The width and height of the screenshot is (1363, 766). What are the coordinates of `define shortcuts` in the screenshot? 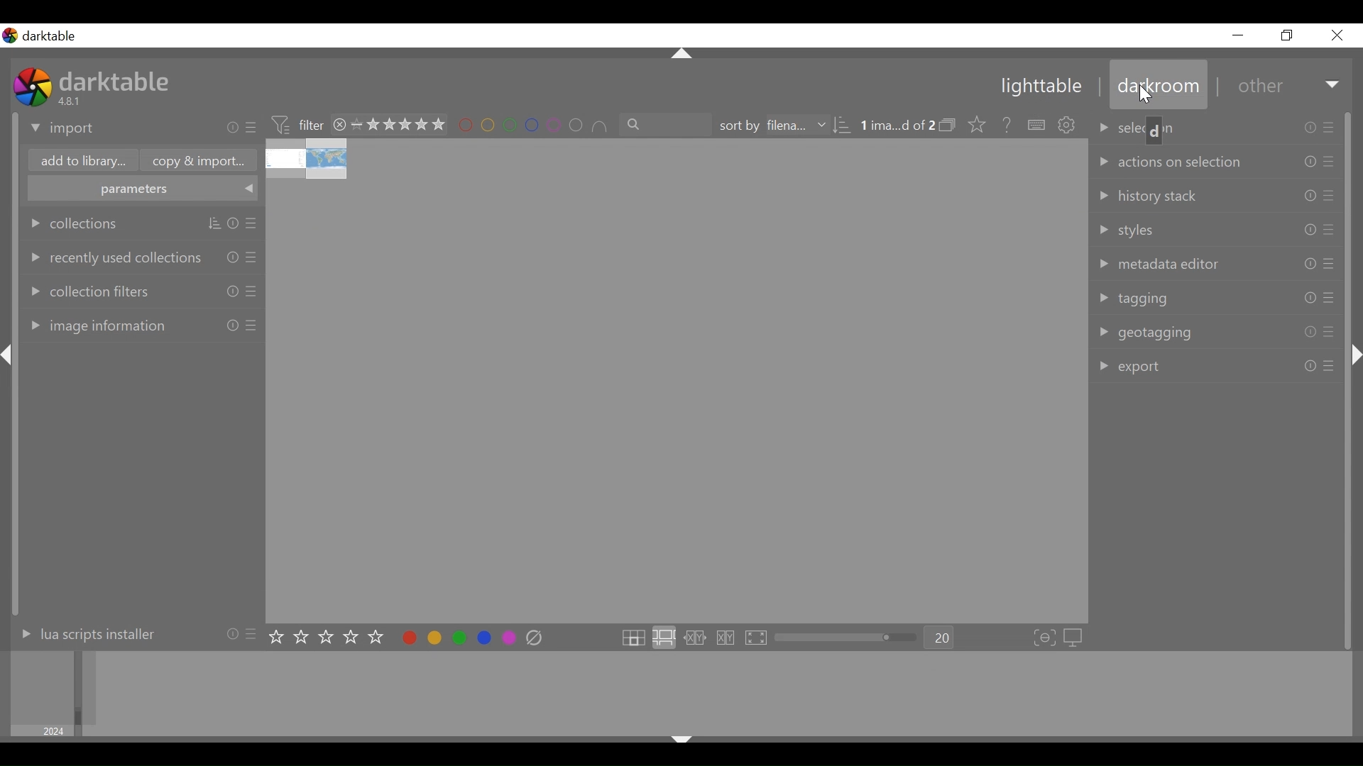 It's located at (1037, 126).